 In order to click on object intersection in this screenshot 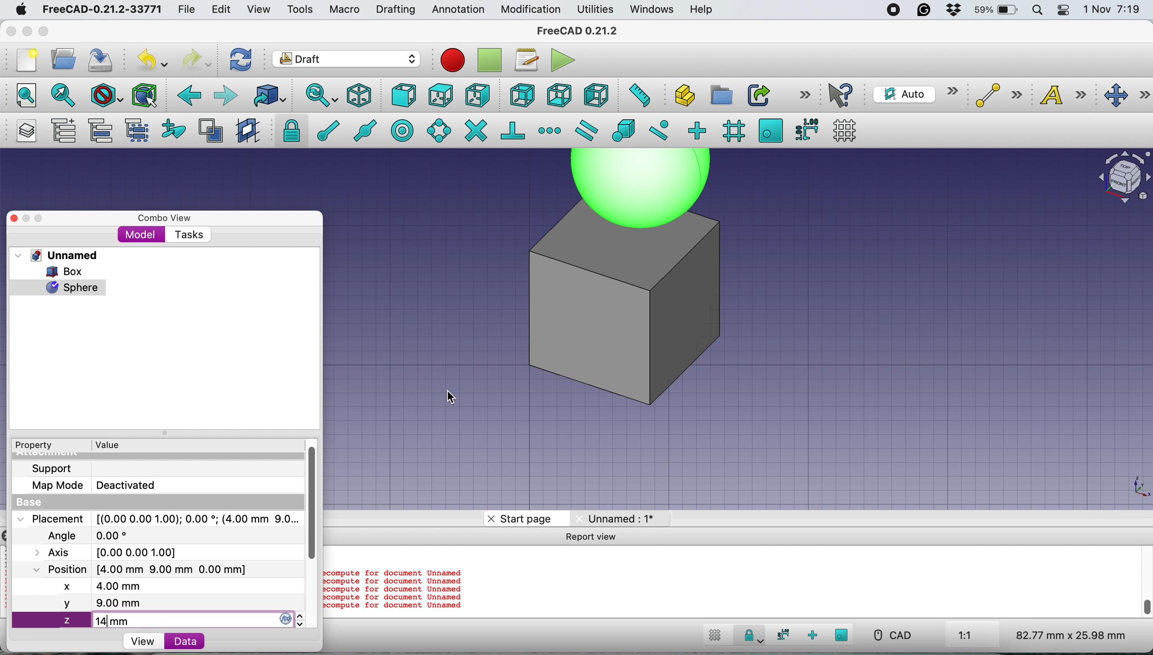, I will do `click(1123, 175)`.